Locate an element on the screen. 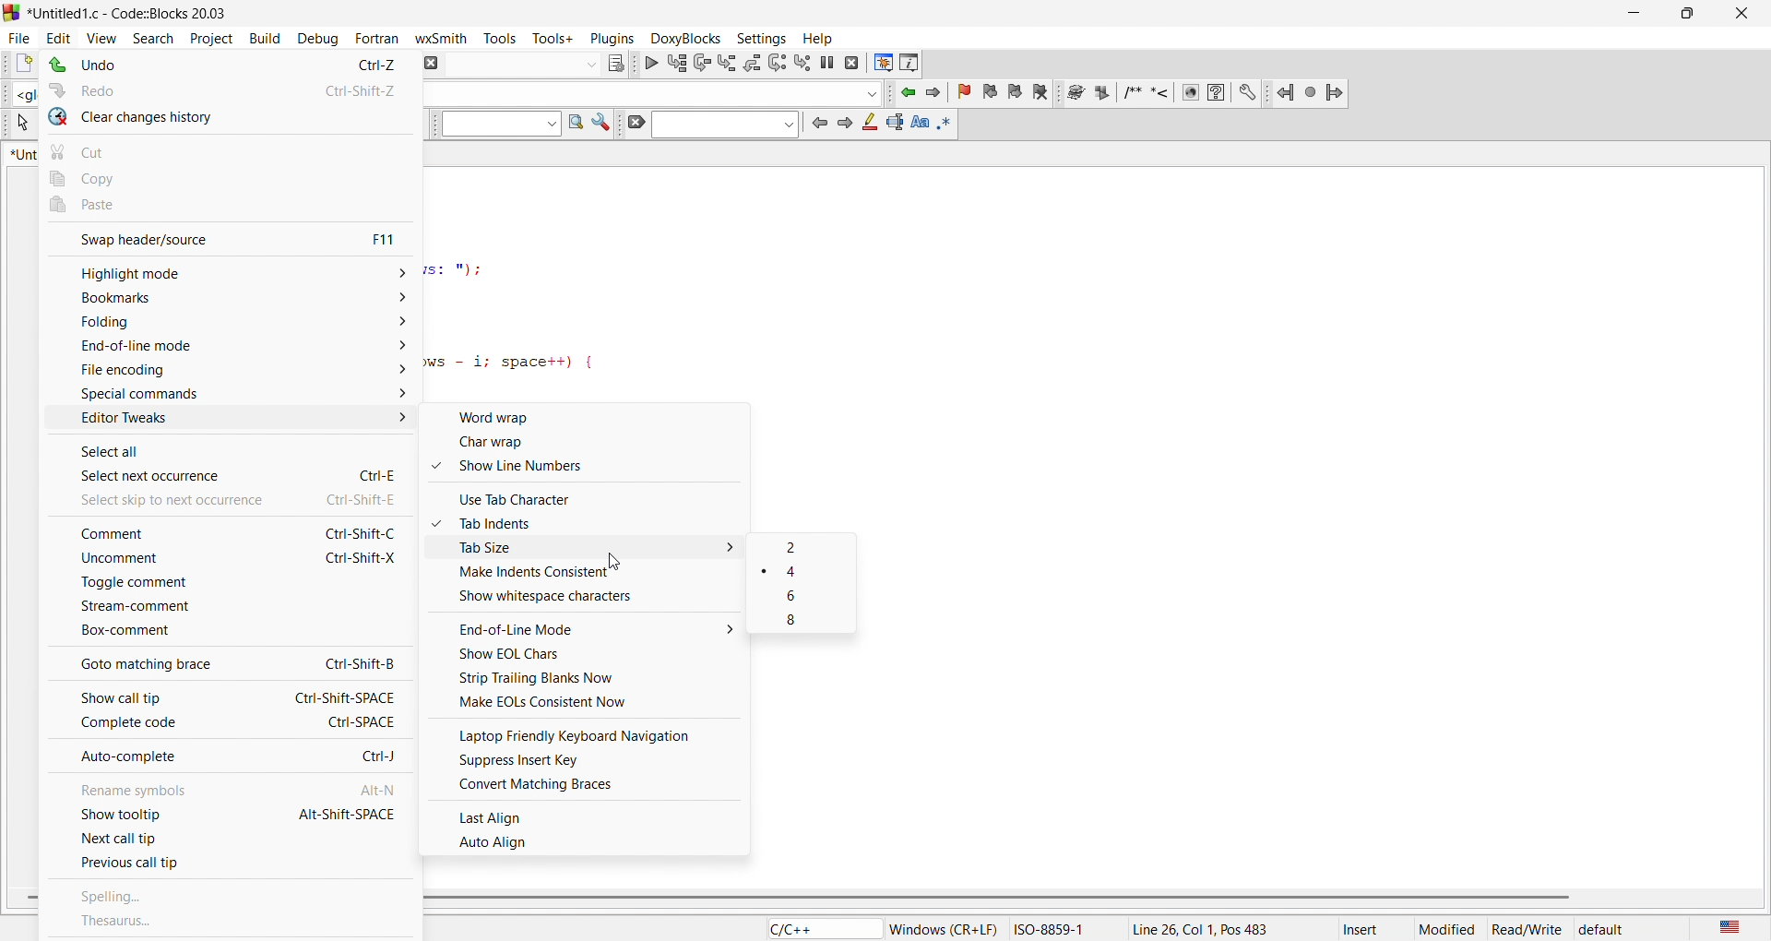 Image resolution: width=1771 pixels, height=941 pixels. docxy blocks is located at coordinates (1165, 97).